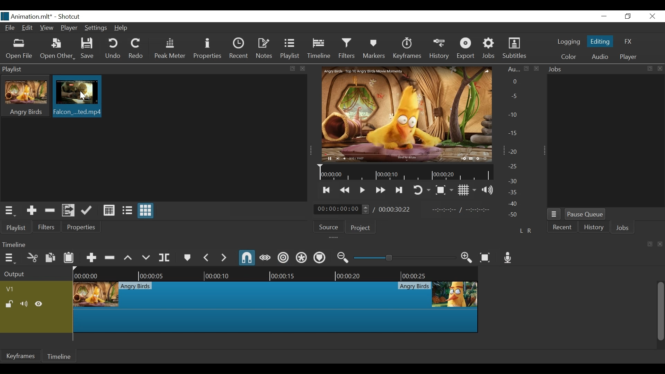 This screenshot has width=665, height=374. Describe the element at coordinates (121, 28) in the screenshot. I see `Help` at that location.